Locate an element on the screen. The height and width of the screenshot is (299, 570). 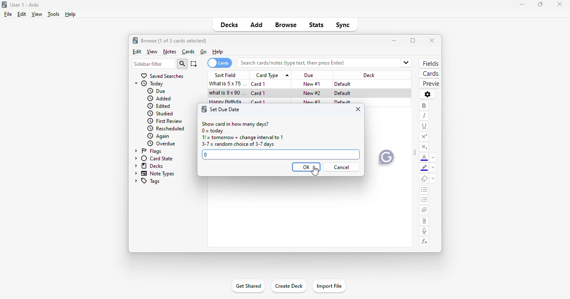
create deck is located at coordinates (288, 285).